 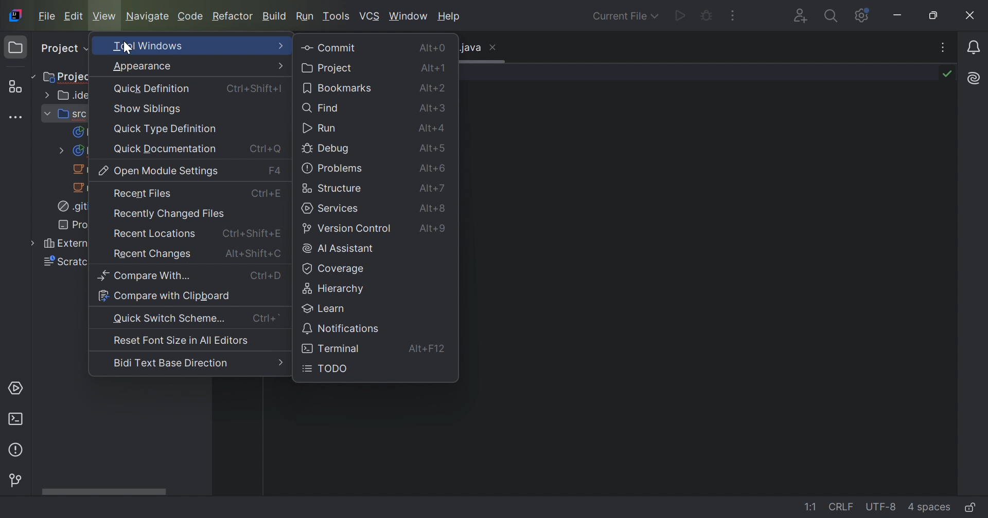 What do you see at coordinates (971, 15) in the screenshot?
I see `Close` at bounding box center [971, 15].